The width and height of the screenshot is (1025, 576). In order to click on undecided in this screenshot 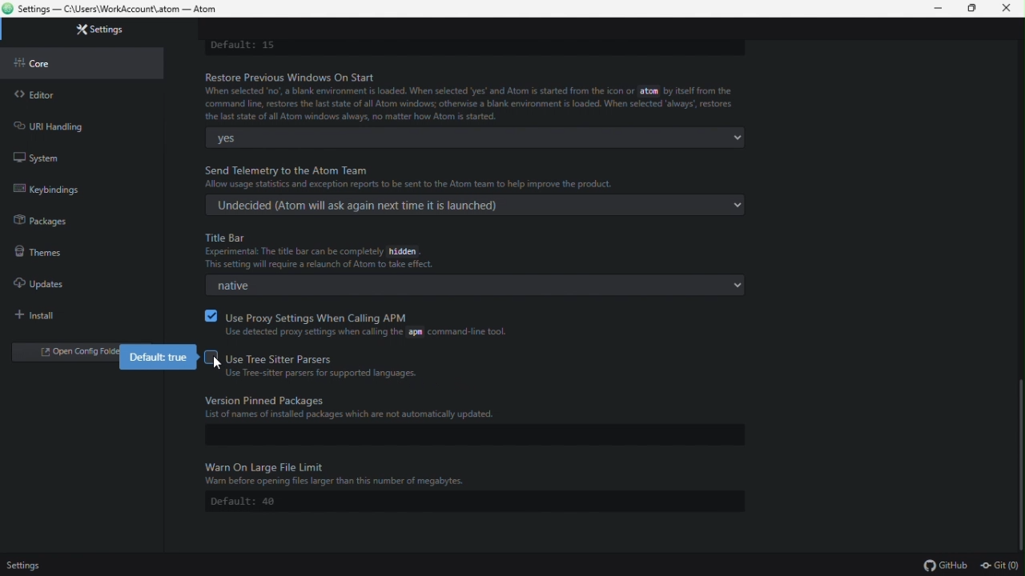, I will do `click(475, 205)`.